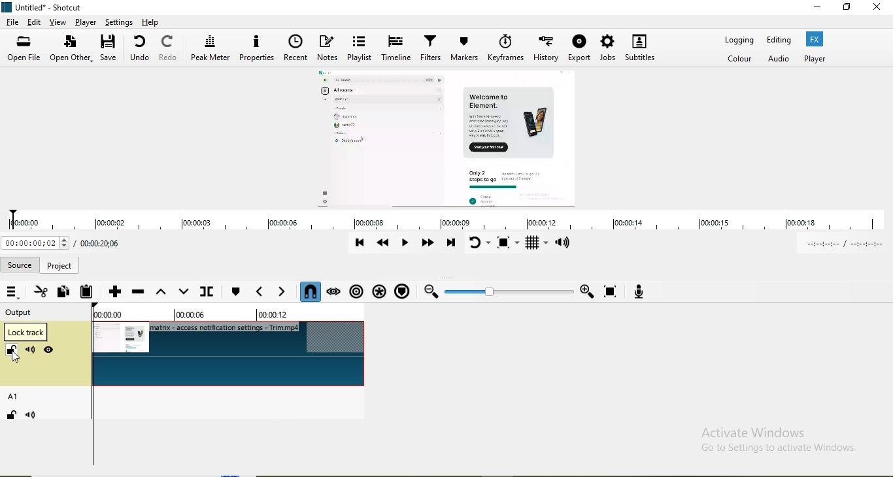 The width and height of the screenshot is (893, 477). I want to click on Editing, so click(781, 40).